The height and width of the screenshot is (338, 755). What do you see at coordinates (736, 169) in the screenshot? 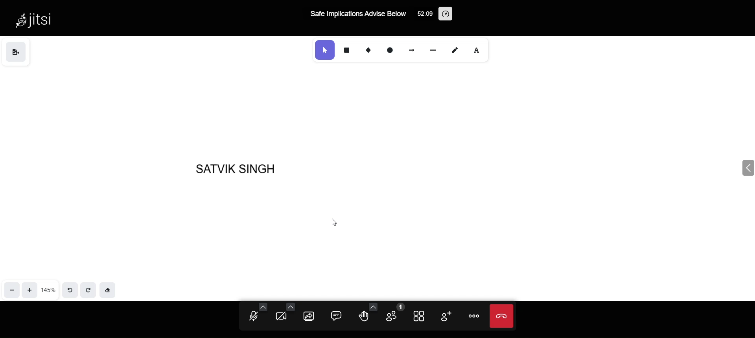
I see `expand` at bounding box center [736, 169].